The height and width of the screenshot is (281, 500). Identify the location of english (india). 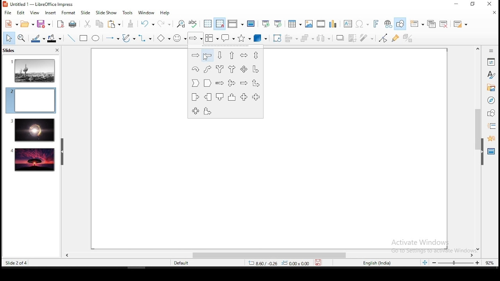
(378, 263).